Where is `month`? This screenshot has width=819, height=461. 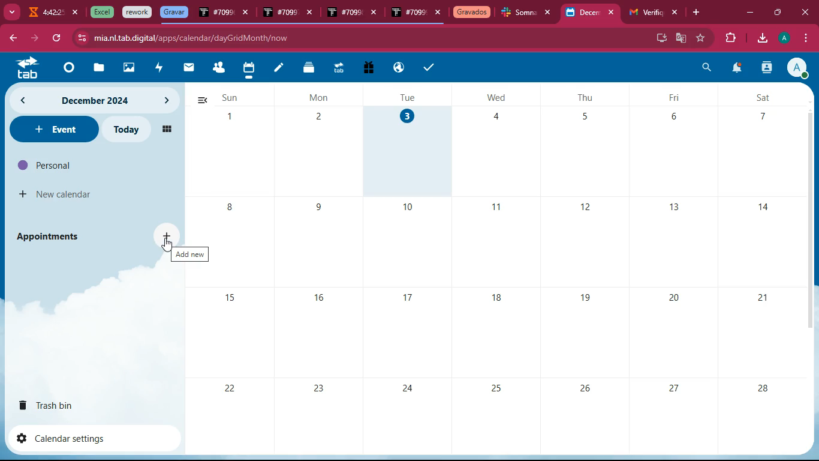
month is located at coordinates (92, 100).